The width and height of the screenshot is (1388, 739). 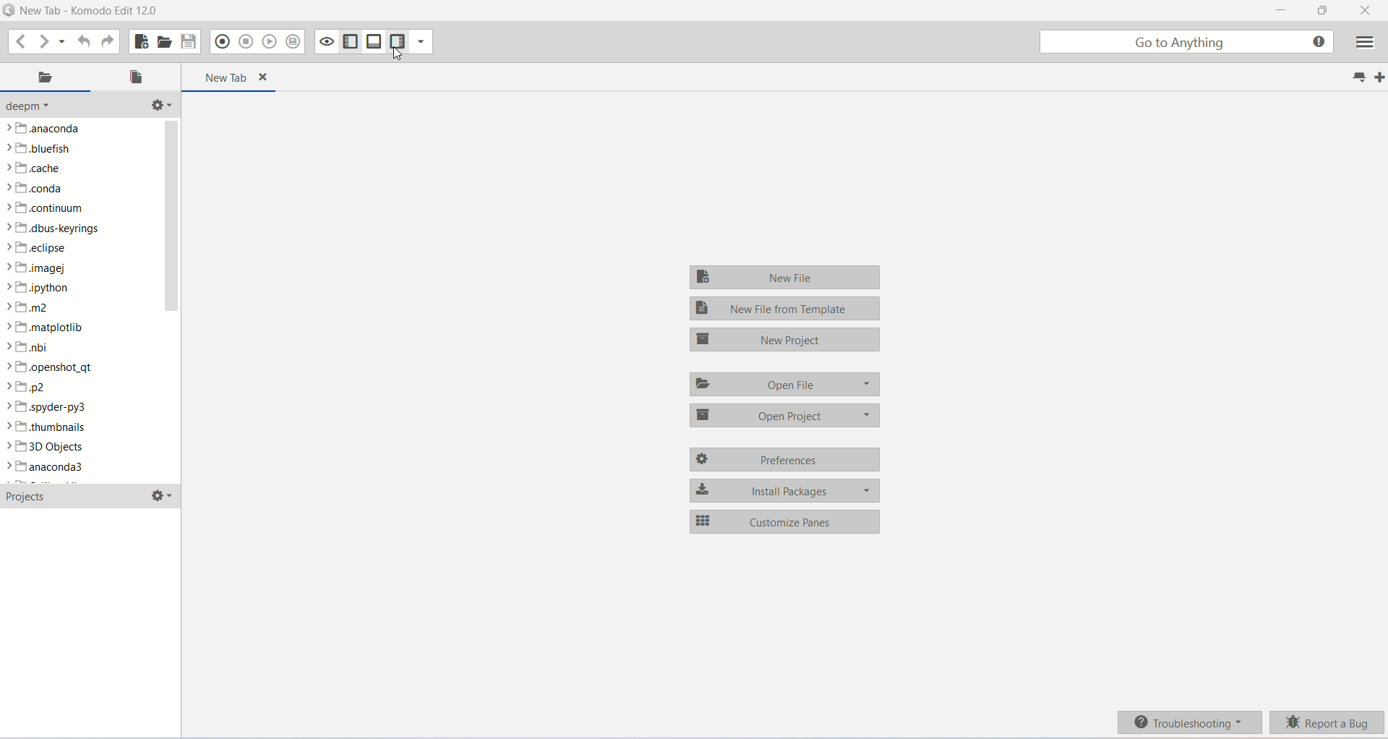 What do you see at coordinates (49, 447) in the screenshot?
I see `3D objects` at bounding box center [49, 447].